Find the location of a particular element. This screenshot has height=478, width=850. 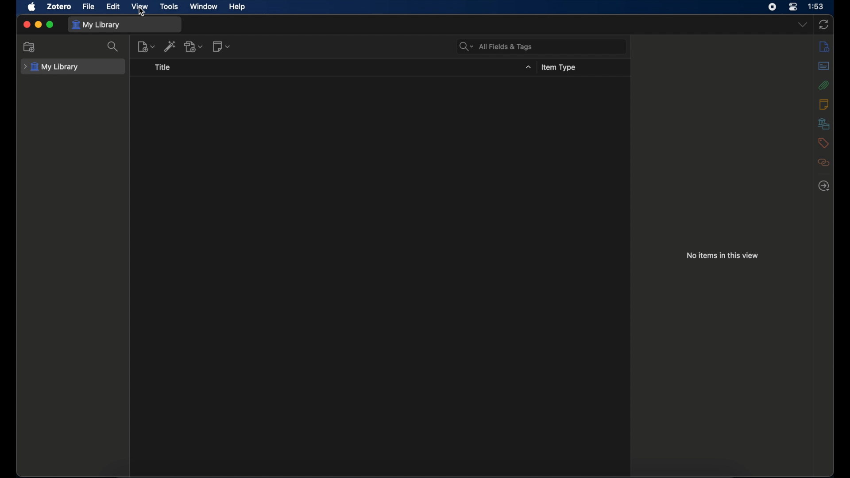

notes is located at coordinates (823, 104).